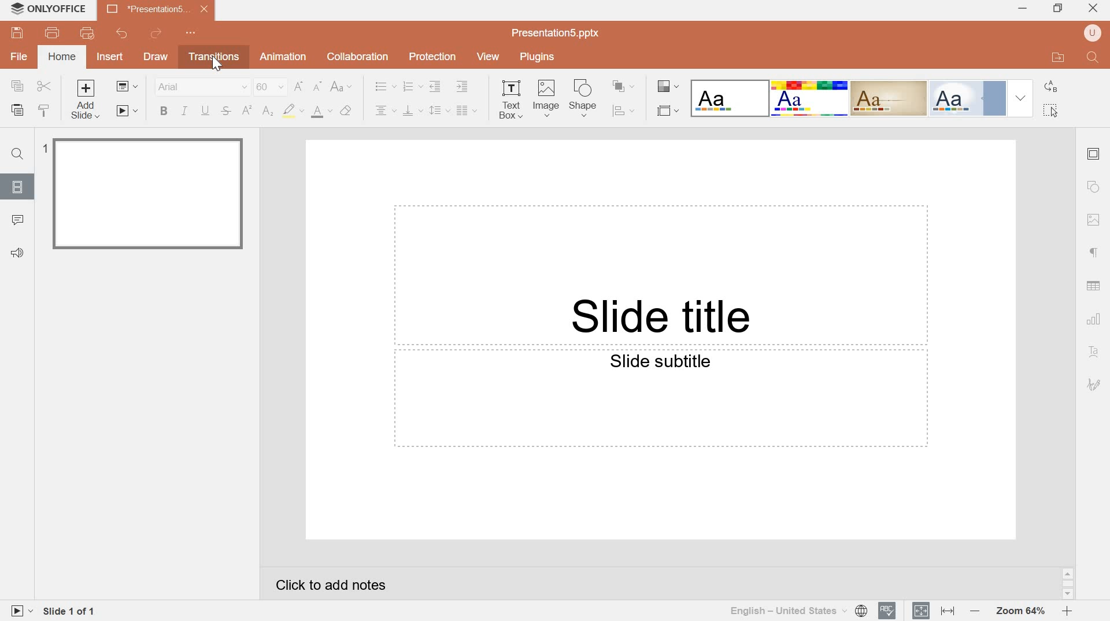 The height and width of the screenshot is (621, 1110). Describe the element at coordinates (205, 111) in the screenshot. I see `Underline` at that location.